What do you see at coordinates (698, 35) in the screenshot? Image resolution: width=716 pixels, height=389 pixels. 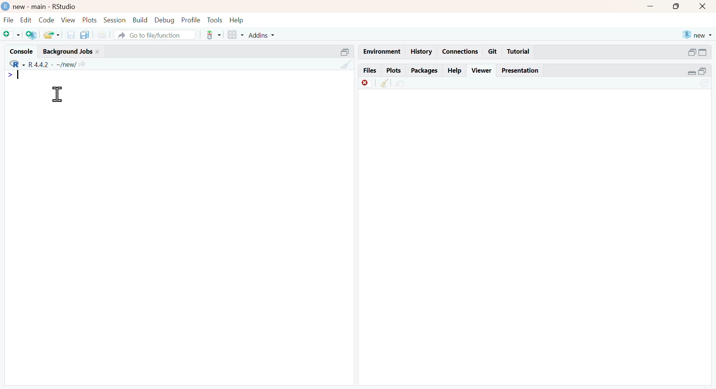 I see `new` at bounding box center [698, 35].